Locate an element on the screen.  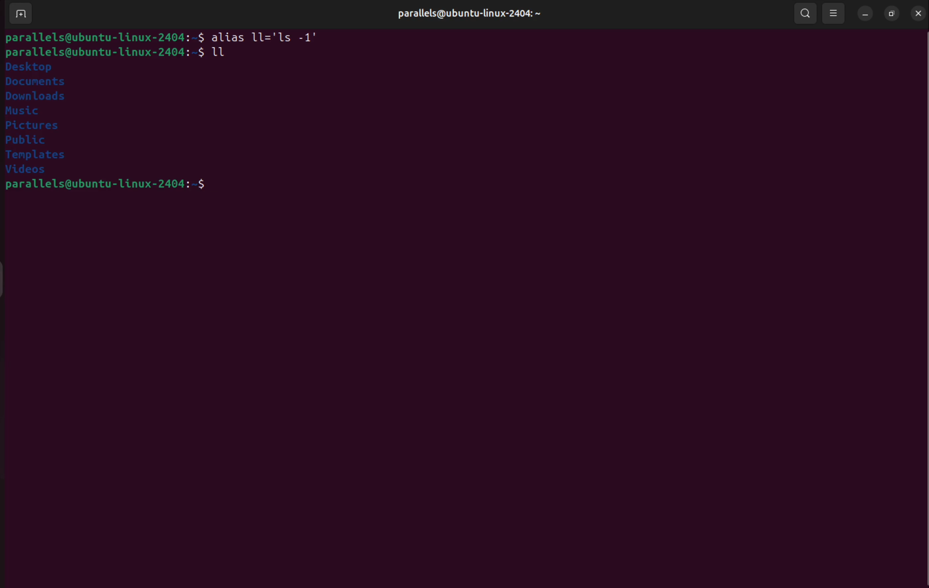
bash prompt is located at coordinates (105, 186).